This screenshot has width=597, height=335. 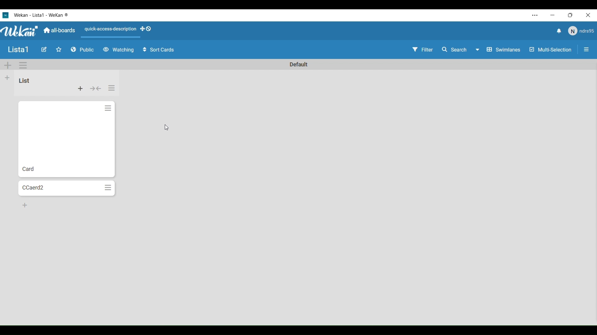 What do you see at coordinates (581, 31) in the screenshot?
I see `User` at bounding box center [581, 31].